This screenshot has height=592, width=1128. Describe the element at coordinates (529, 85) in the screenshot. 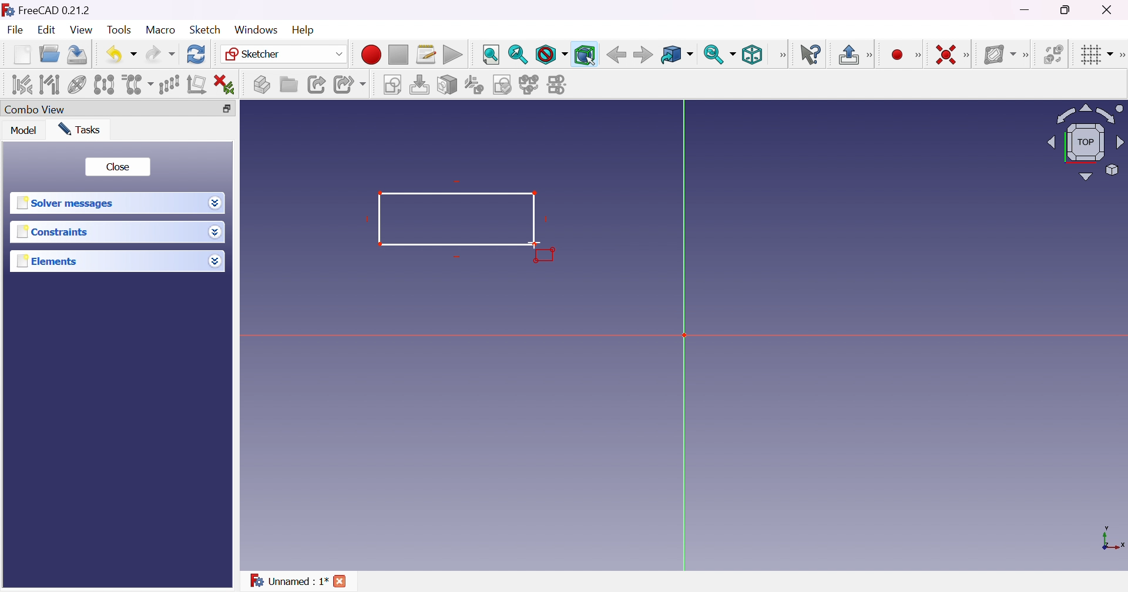

I see `Merge sketches` at that location.